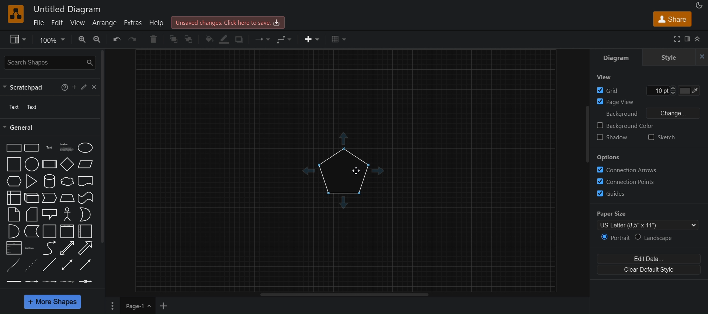 The width and height of the screenshot is (708, 314). What do you see at coordinates (13, 265) in the screenshot?
I see `Dashed line` at bounding box center [13, 265].